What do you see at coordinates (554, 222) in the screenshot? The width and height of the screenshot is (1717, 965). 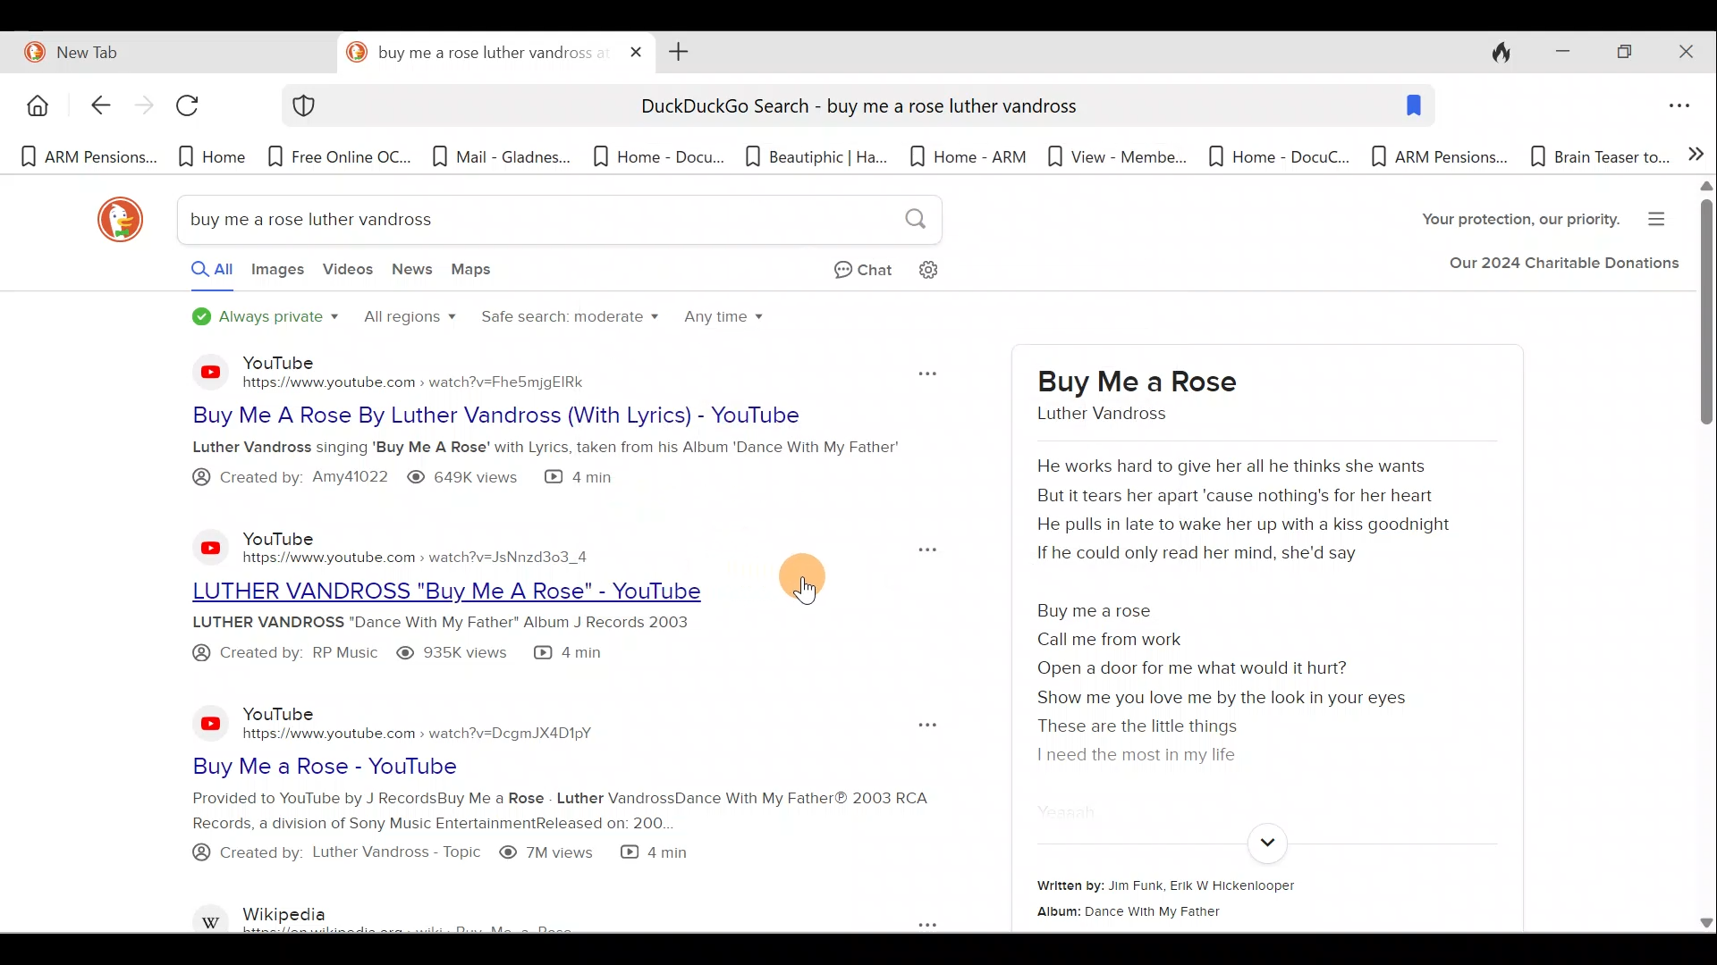 I see `buy me a rose luther vandross` at bounding box center [554, 222].